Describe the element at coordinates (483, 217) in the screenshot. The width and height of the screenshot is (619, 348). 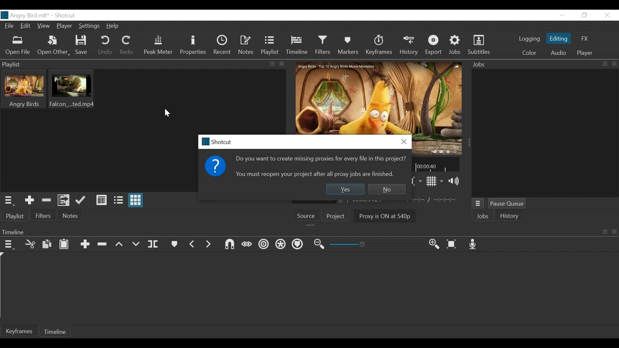
I see `Jobs` at that location.